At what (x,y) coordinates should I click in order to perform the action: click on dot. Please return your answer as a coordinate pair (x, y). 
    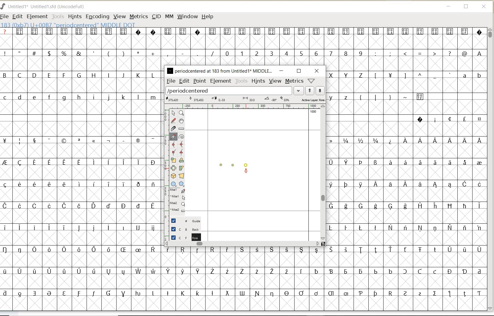
    Looking at the image, I should click on (233, 165).